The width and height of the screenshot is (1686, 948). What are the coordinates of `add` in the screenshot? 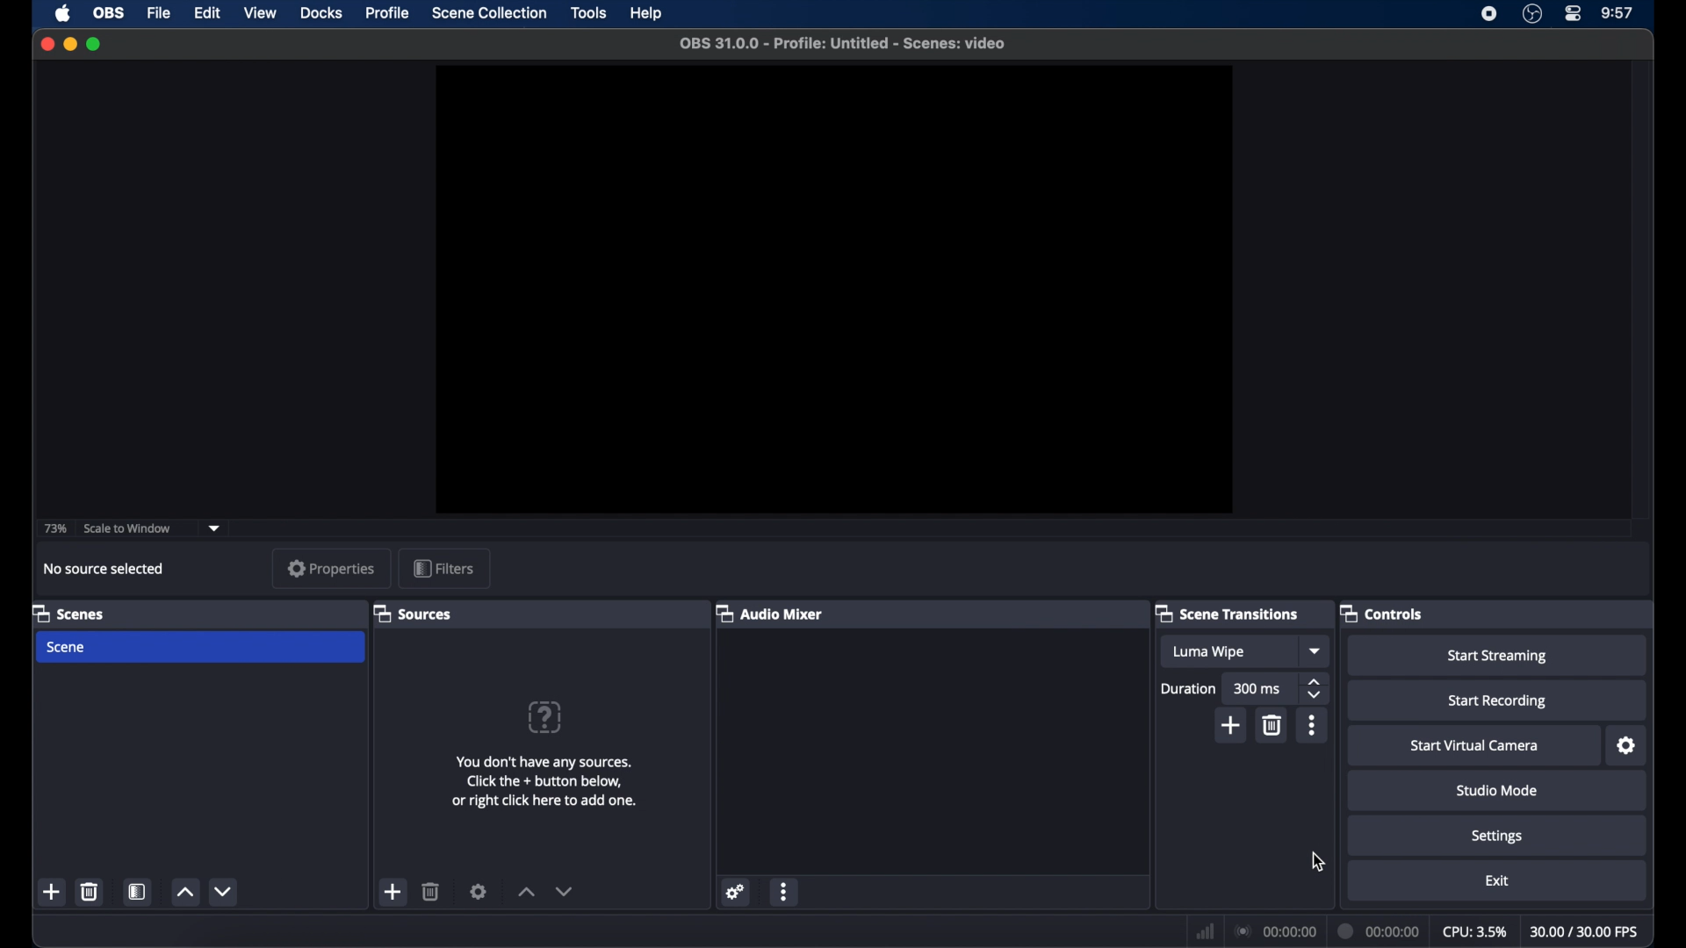 It's located at (1231, 725).